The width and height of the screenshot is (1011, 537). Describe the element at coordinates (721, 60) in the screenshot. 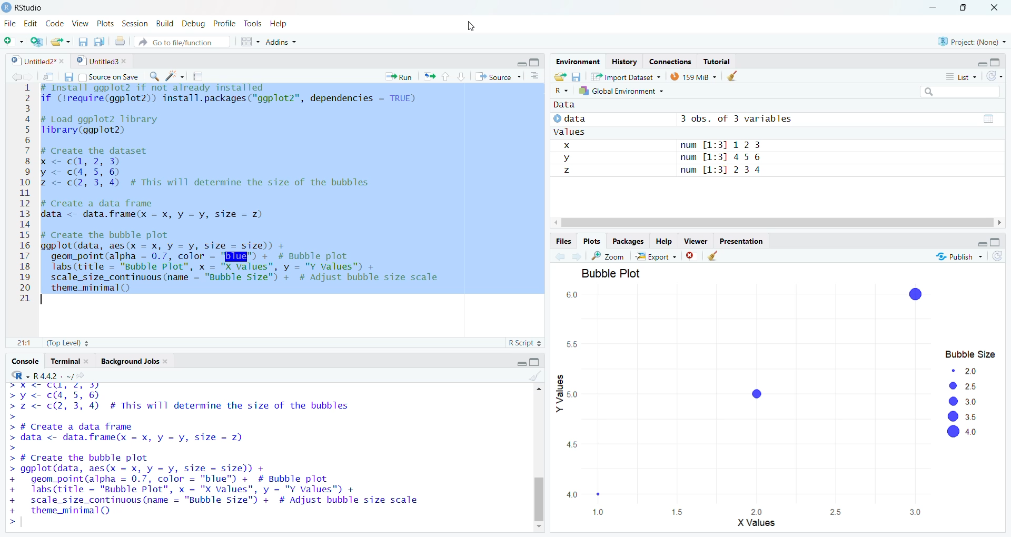

I see `Tutorial` at that location.